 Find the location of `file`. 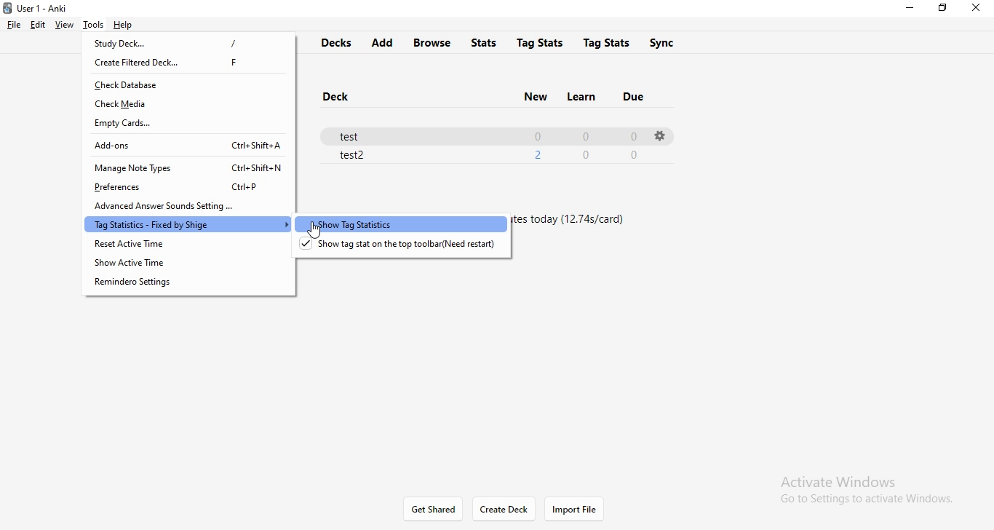

file is located at coordinates (15, 23).